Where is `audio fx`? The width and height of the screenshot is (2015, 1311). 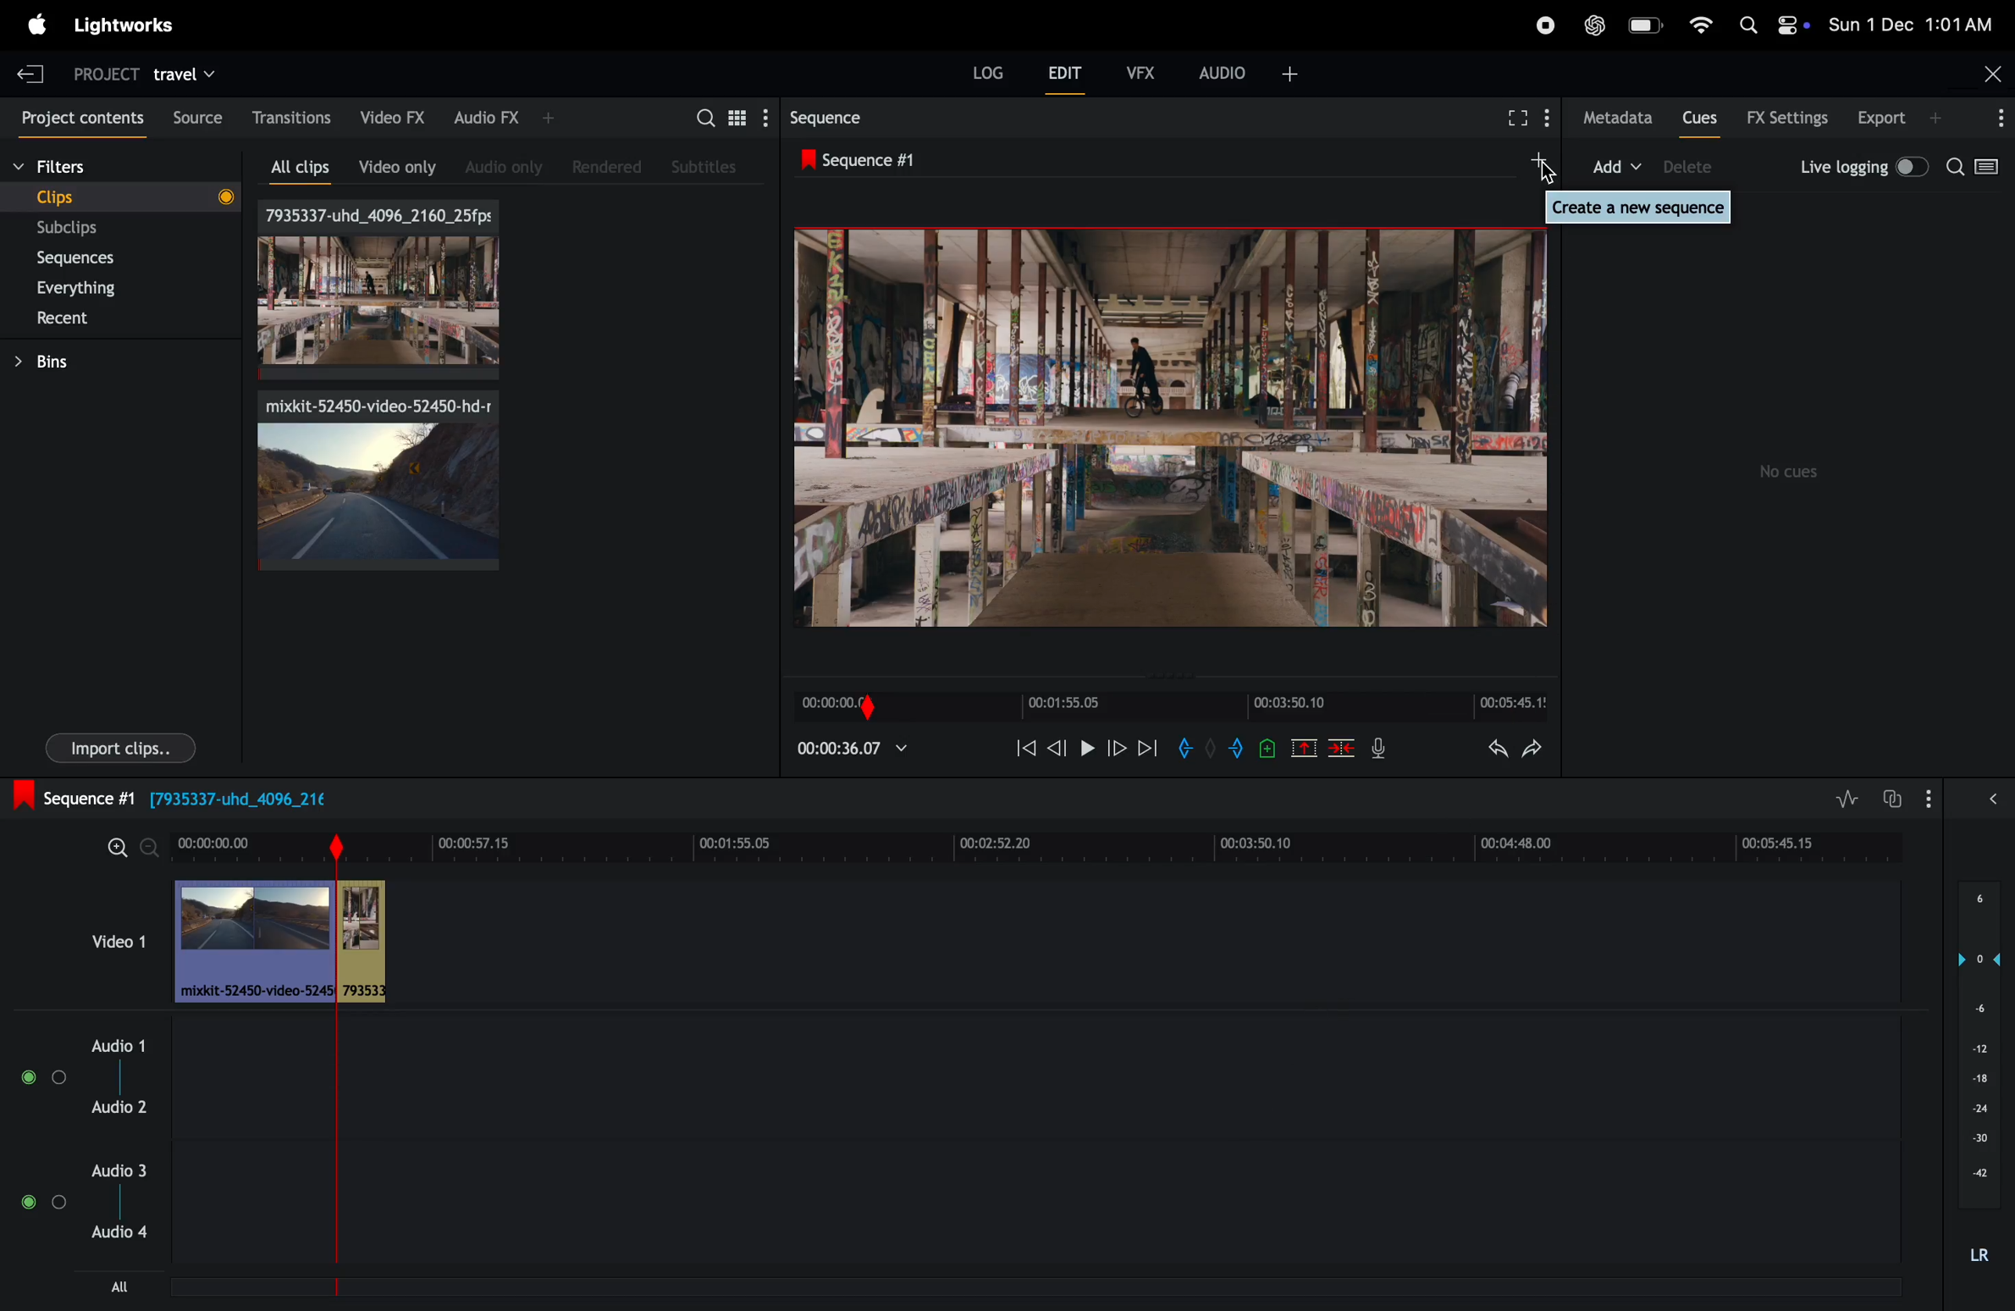
audio fx is located at coordinates (505, 119).